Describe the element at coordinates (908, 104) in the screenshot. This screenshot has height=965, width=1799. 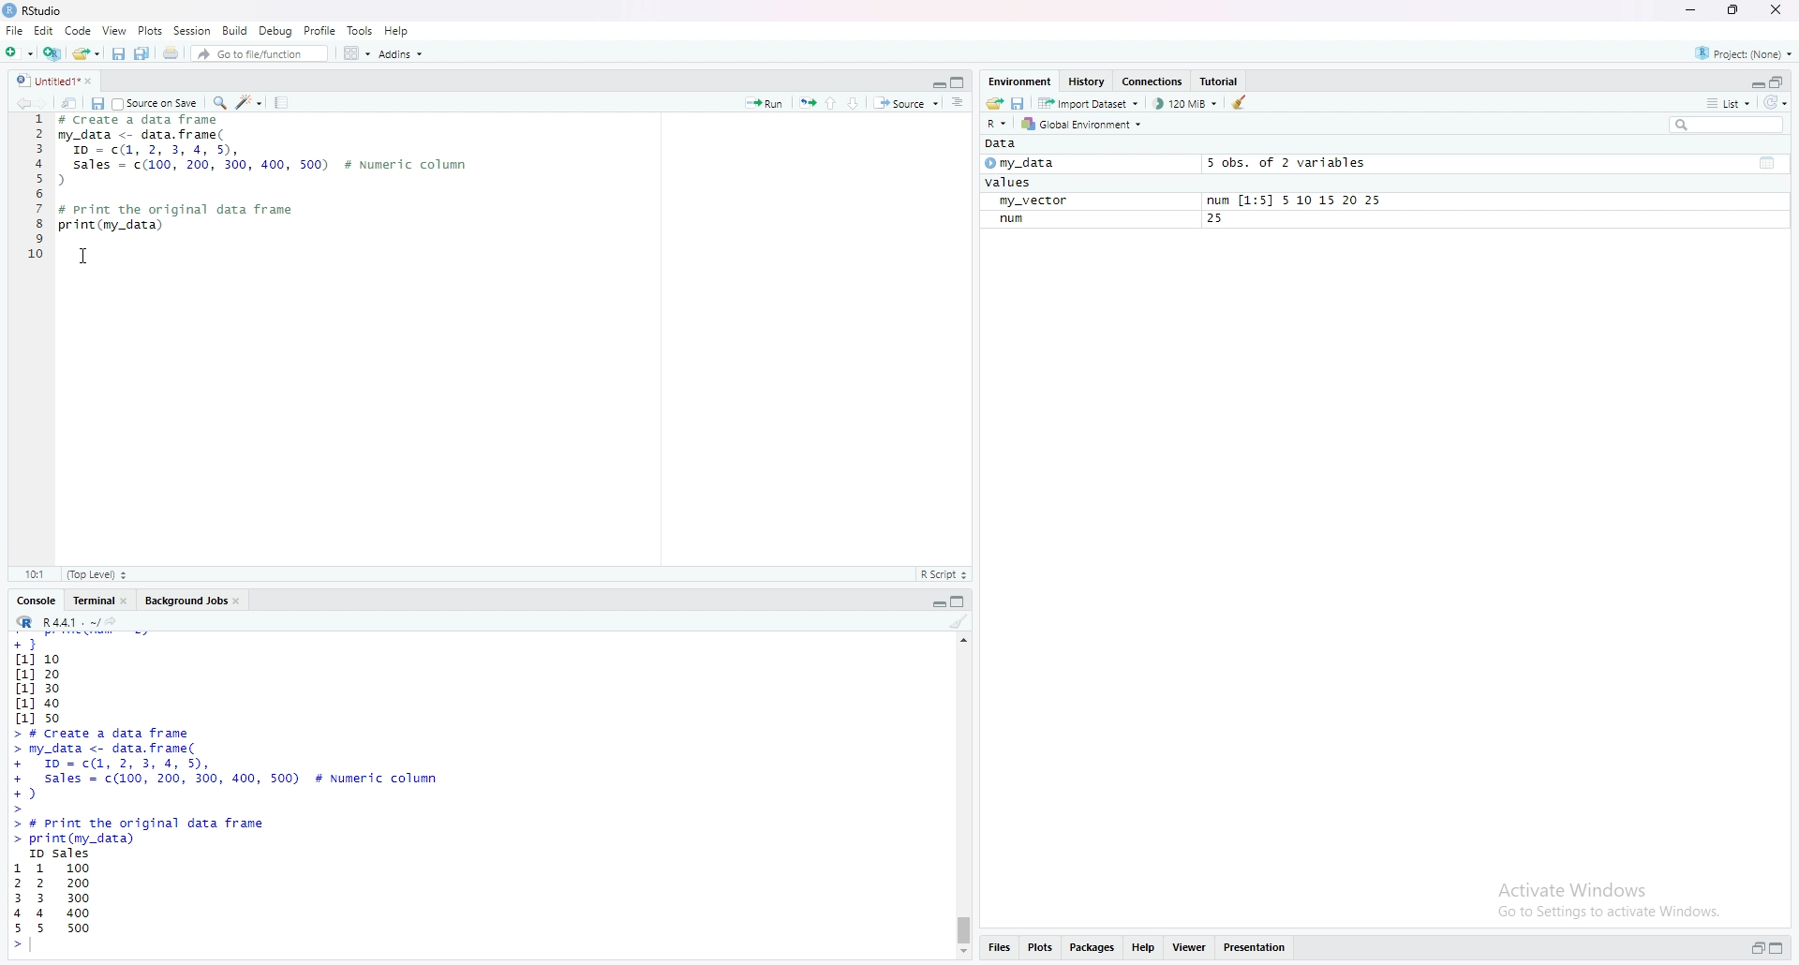
I see `source the contents of the active document` at that location.